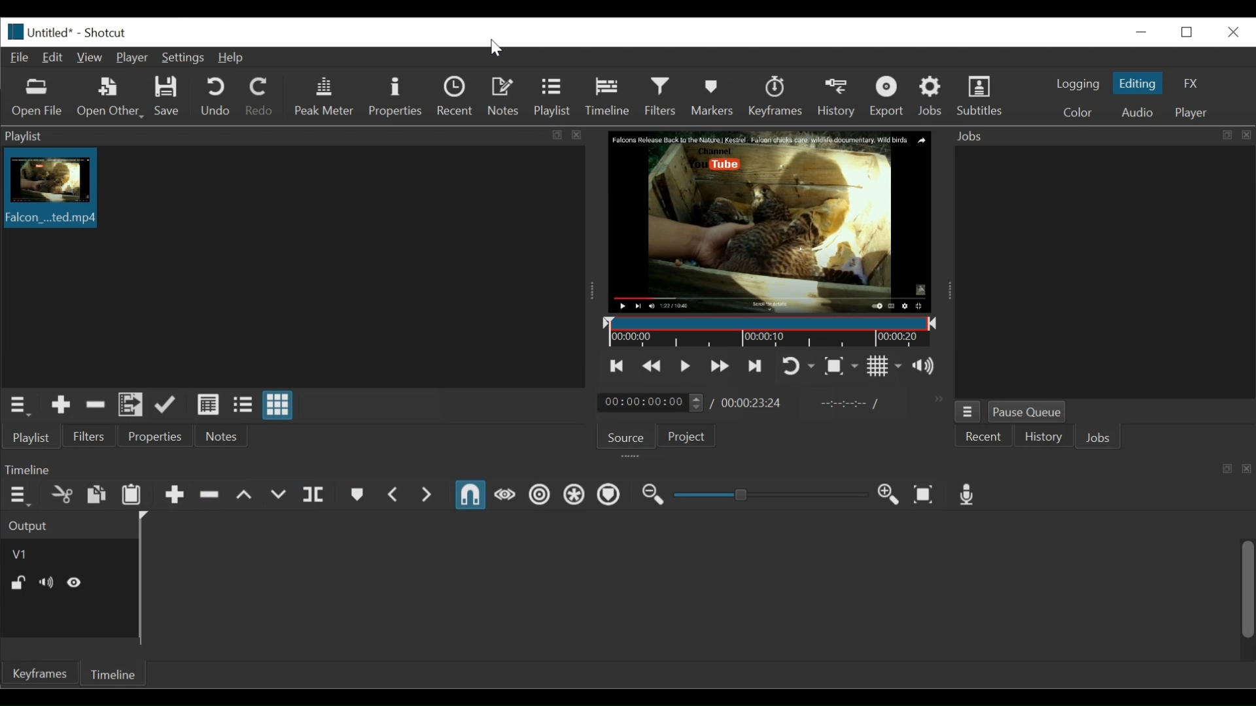 The width and height of the screenshot is (1256, 706). Describe the element at coordinates (164, 407) in the screenshot. I see `Update` at that location.